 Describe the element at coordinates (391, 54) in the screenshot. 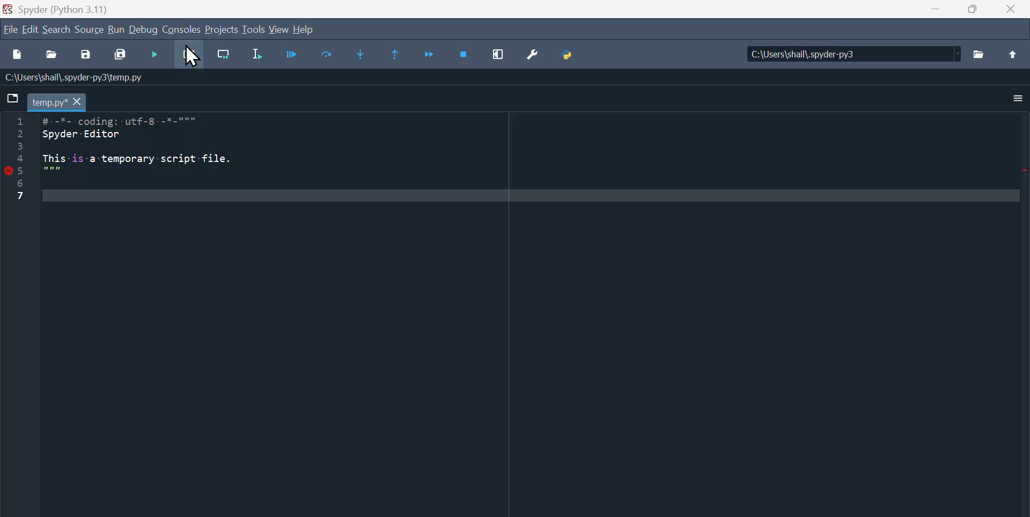

I see `Continue execution until same function returns` at that location.